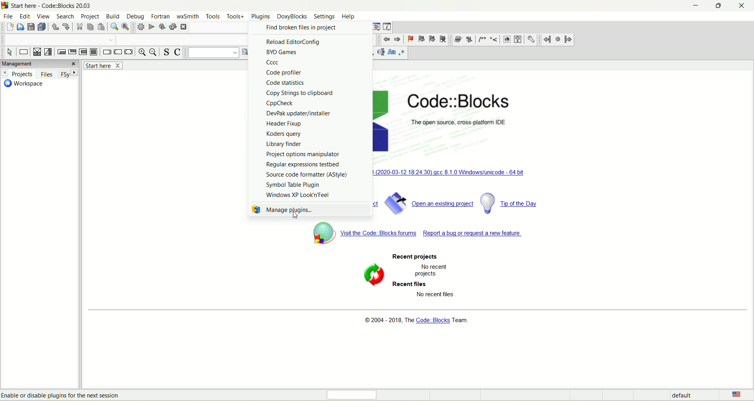 The height and width of the screenshot is (401, 754). What do you see at coordinates (283, 53) in the screenshot?
I see `BYO games` at bounding box center [283, 53].